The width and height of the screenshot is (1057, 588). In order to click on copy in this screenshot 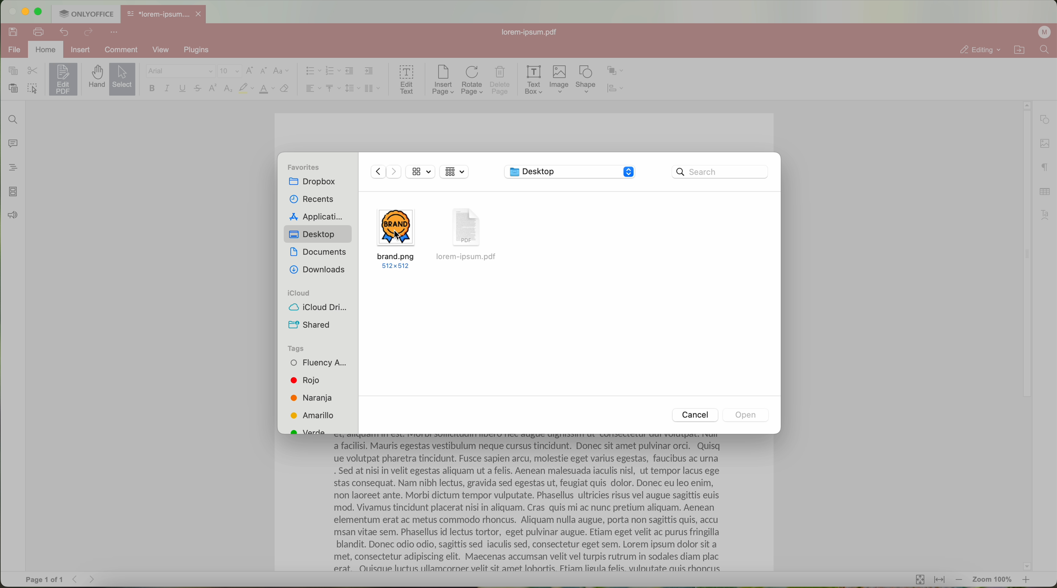, I will do `click(13, 71)`.